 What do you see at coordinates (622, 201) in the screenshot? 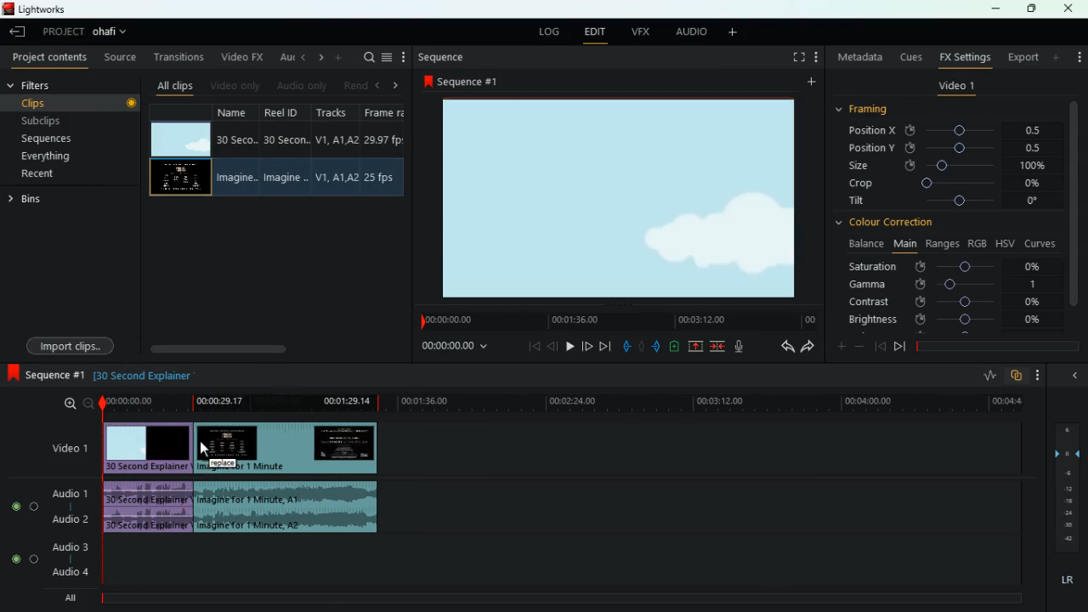
I see `screen` at bounding box center [622, 201].